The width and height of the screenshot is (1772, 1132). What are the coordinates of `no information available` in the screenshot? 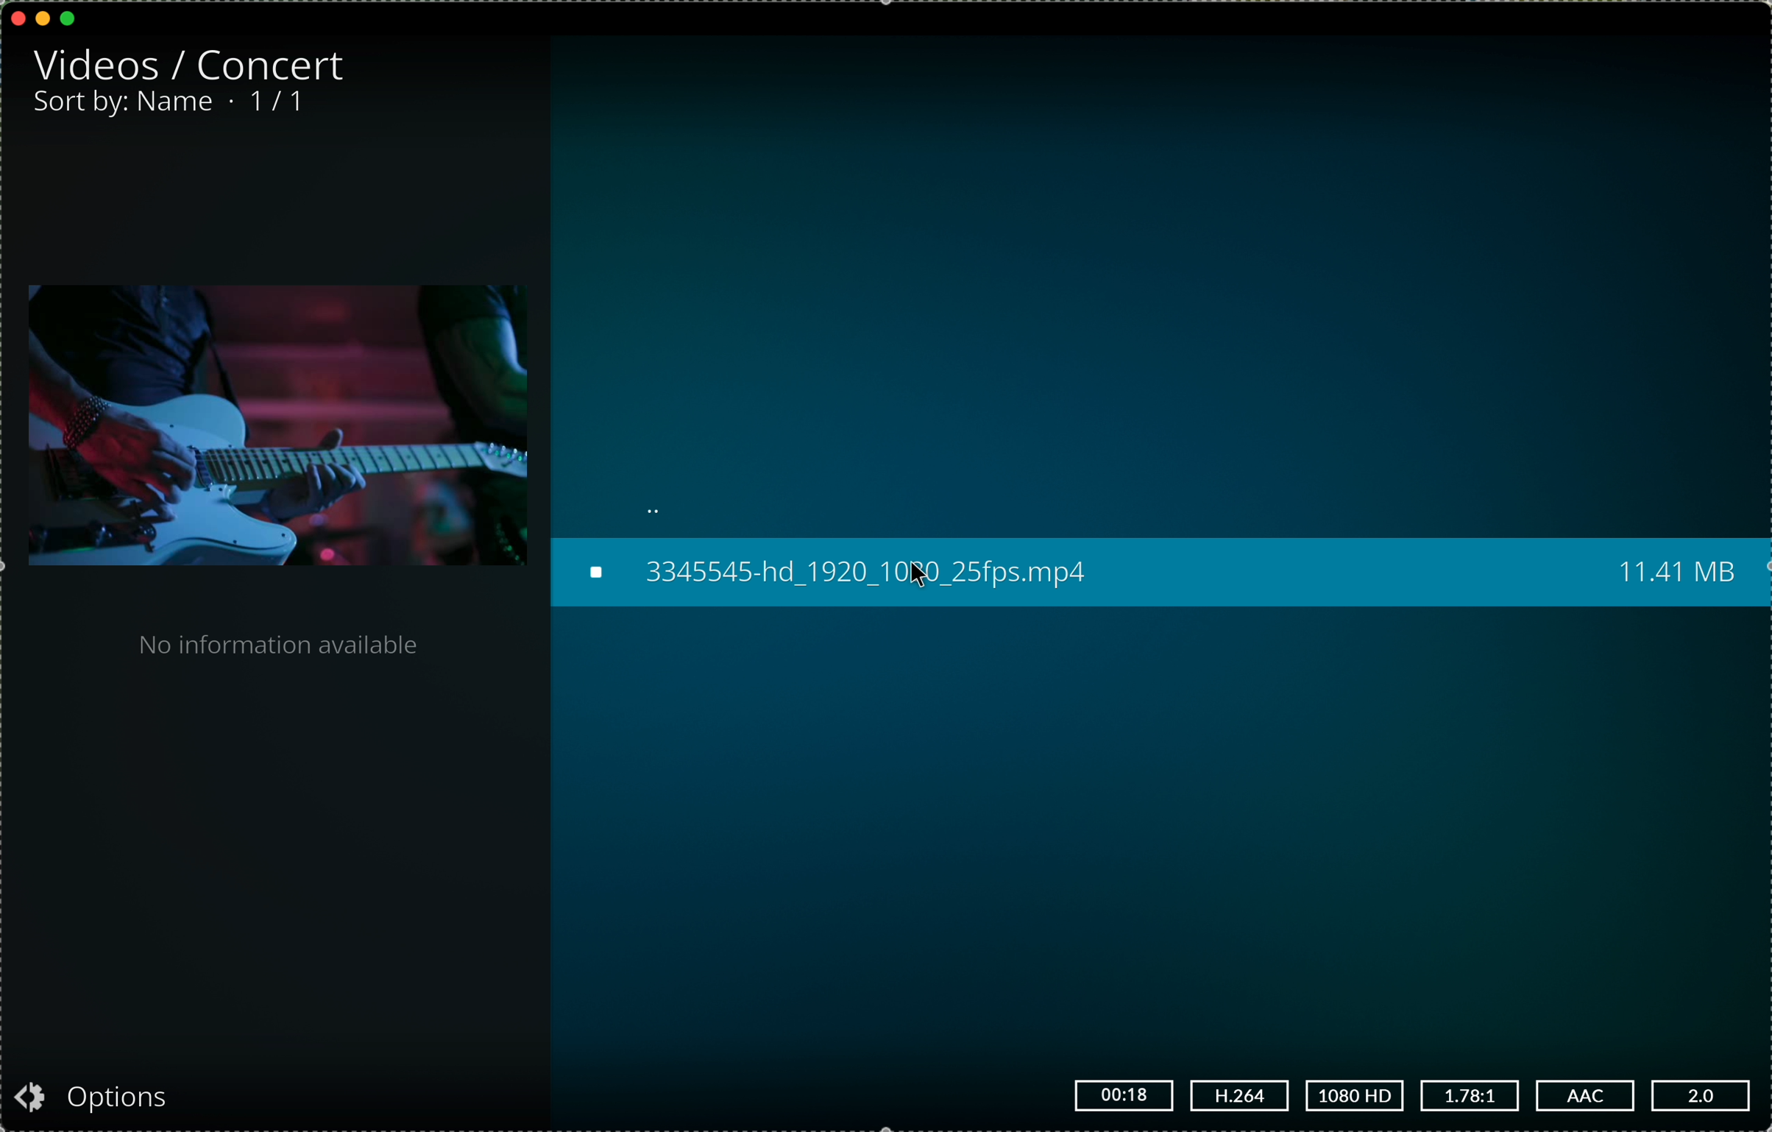 It's located at (280, 642).